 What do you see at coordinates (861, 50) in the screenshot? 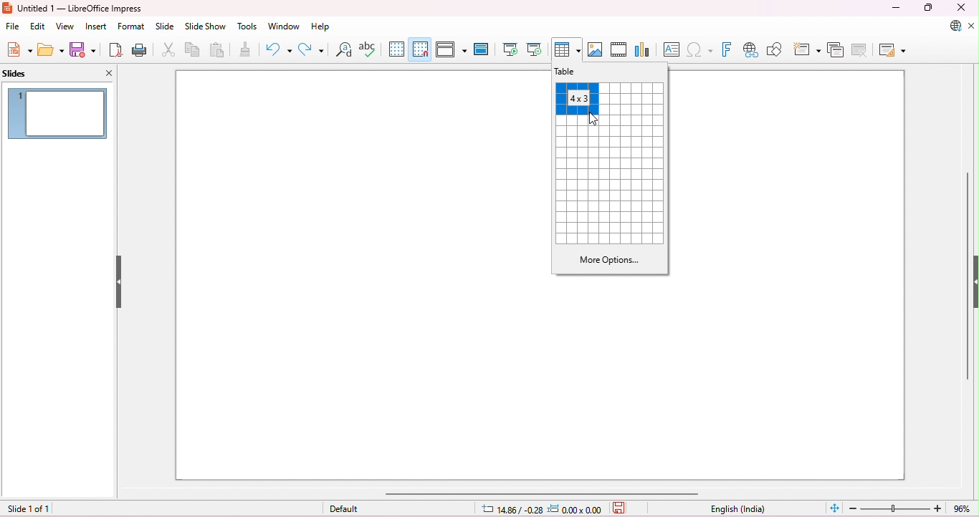
I see `delete slide` at bounding box center [861, 50].